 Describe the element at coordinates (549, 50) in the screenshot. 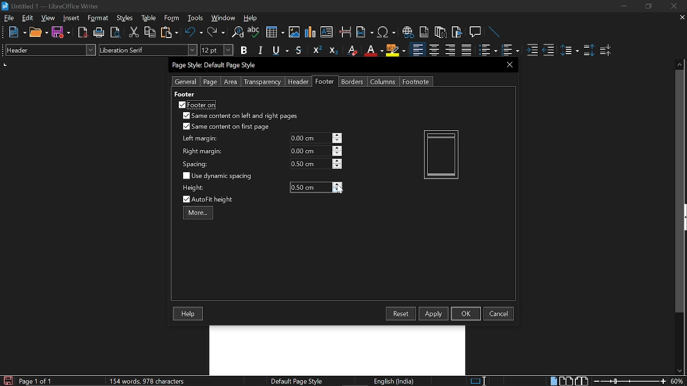

I see `Decrease indent` at that location.